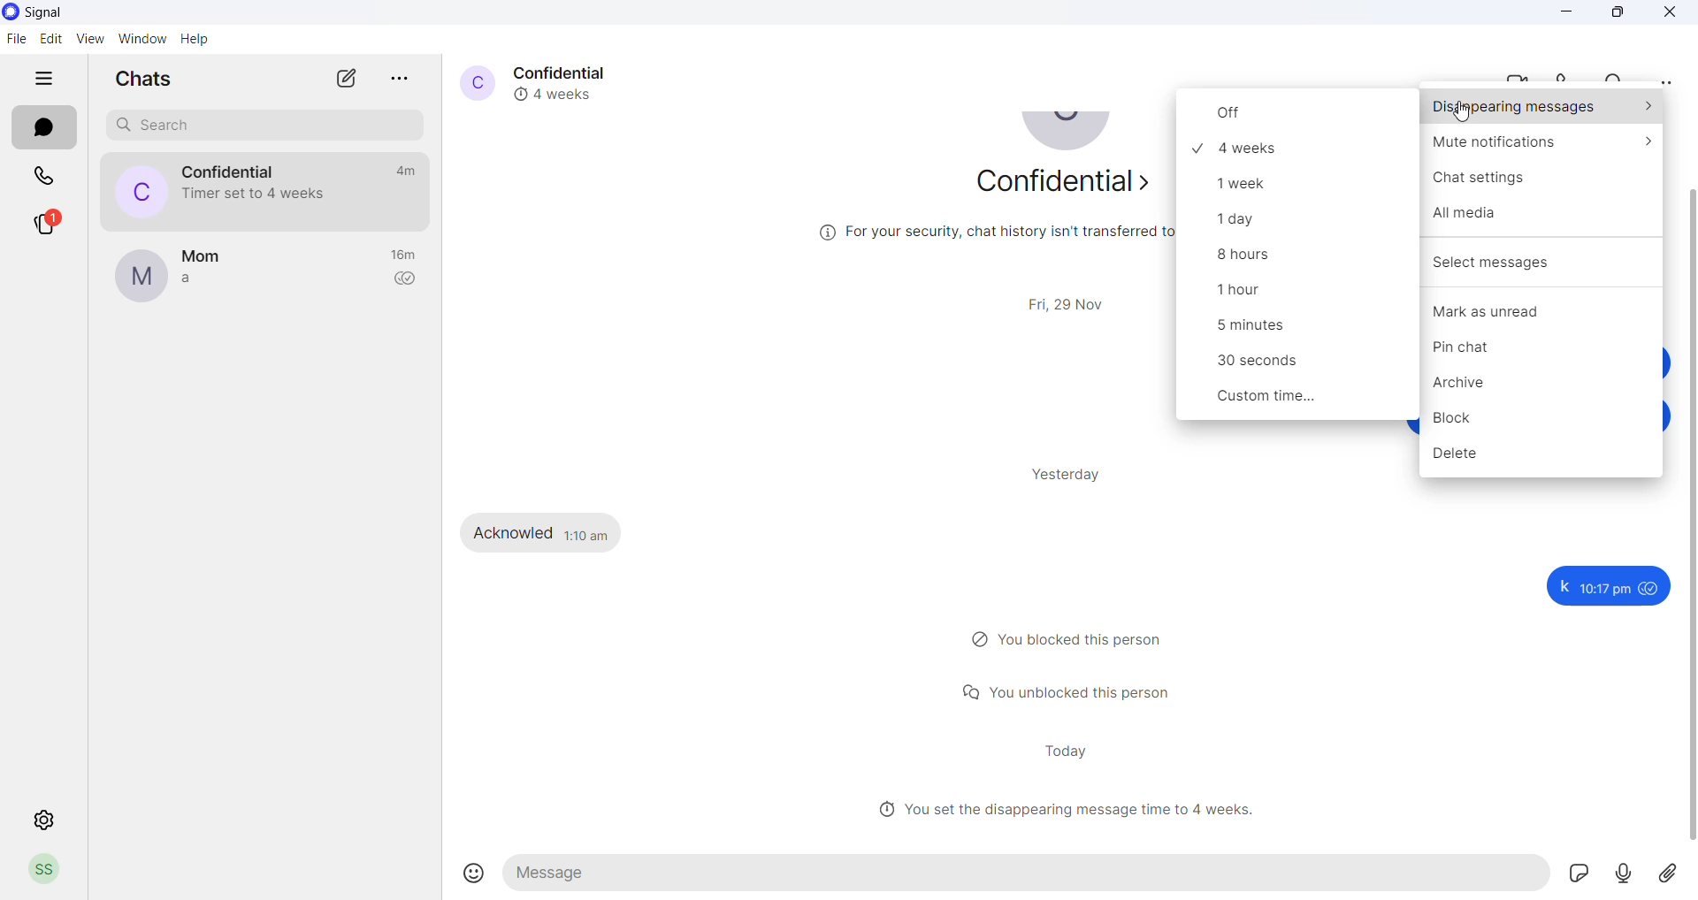 The height and width of the screenshot is (900, 1698). Describe the element at coordinates (46, 821) in the screenshot. I see `settings` at that location.